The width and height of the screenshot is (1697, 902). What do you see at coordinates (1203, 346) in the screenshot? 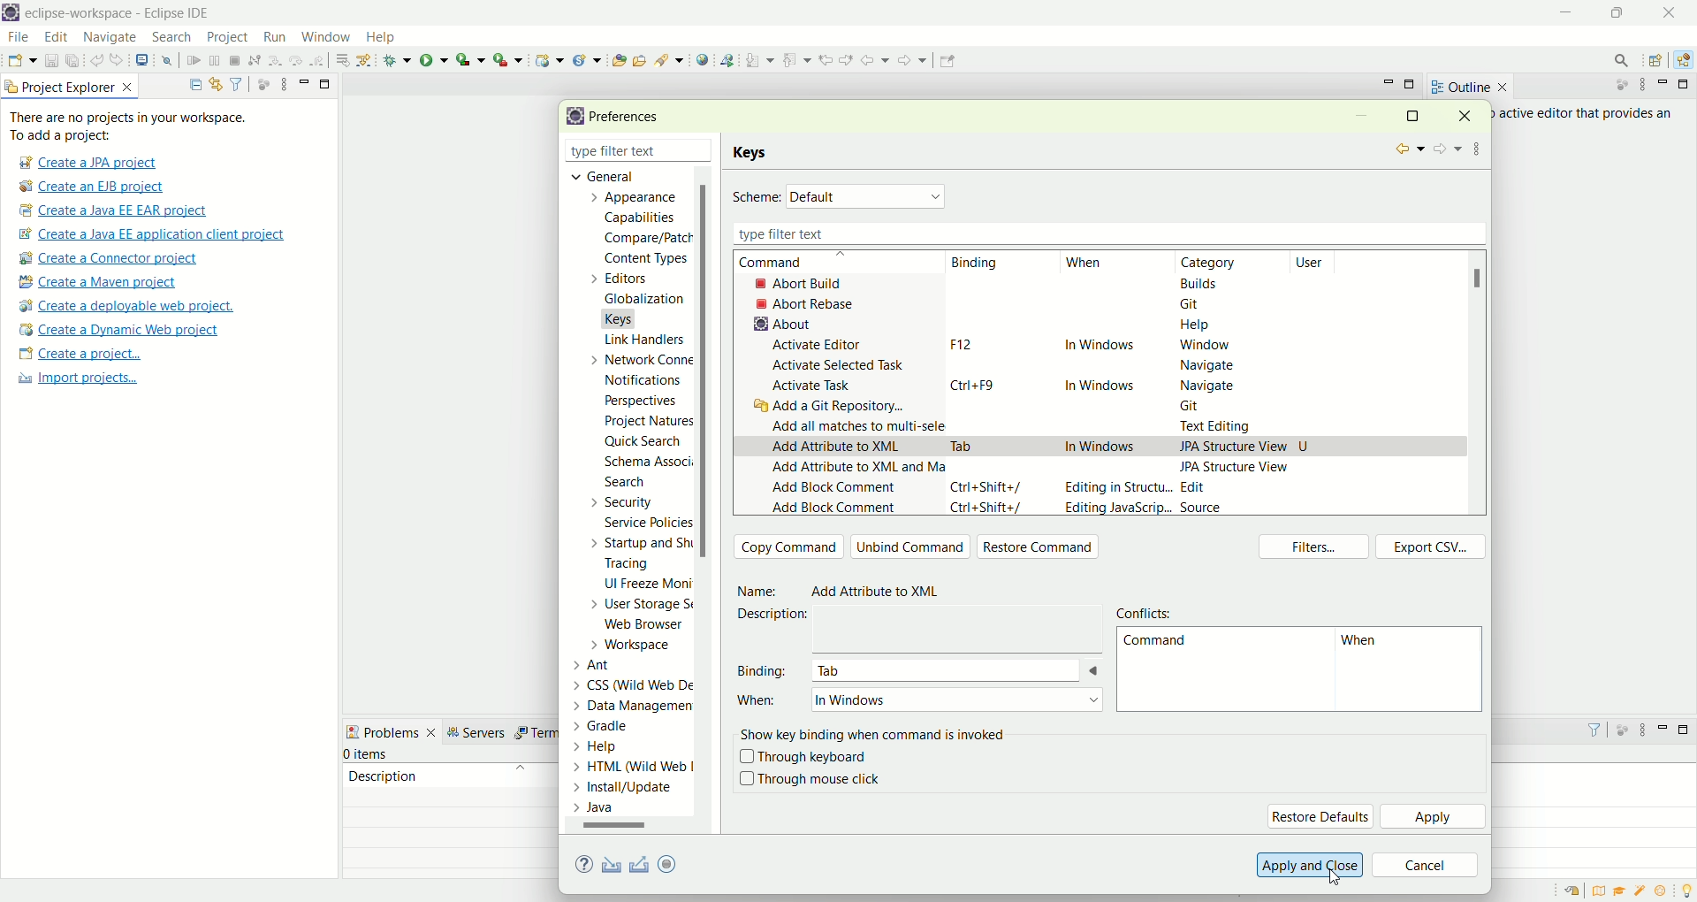
I see `window` at bounding box center [1203, 346].